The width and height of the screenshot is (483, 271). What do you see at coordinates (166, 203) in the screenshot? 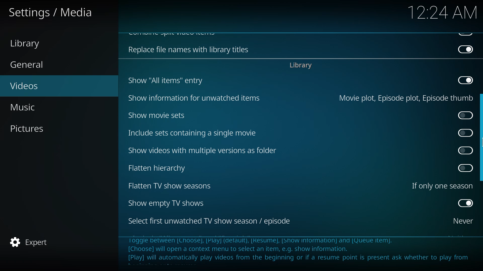
I see `show empty tv shows` at bounding box center [166, 203].